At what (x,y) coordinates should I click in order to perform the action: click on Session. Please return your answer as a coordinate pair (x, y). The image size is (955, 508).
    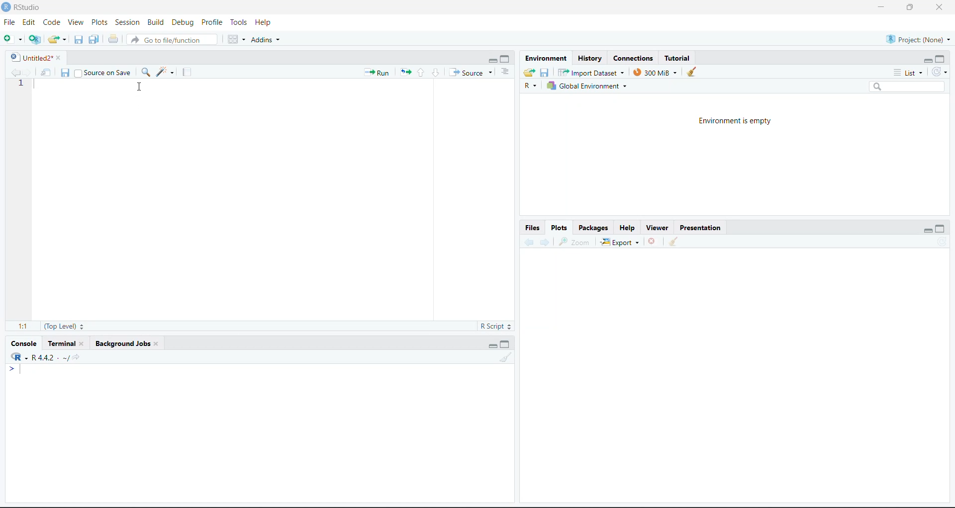
    Looking at the image, I should click on (127, 22).